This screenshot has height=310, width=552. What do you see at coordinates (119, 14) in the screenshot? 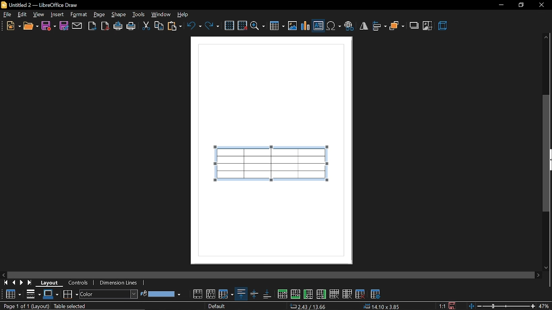
I see `shape` at bounding box center [119, 14].